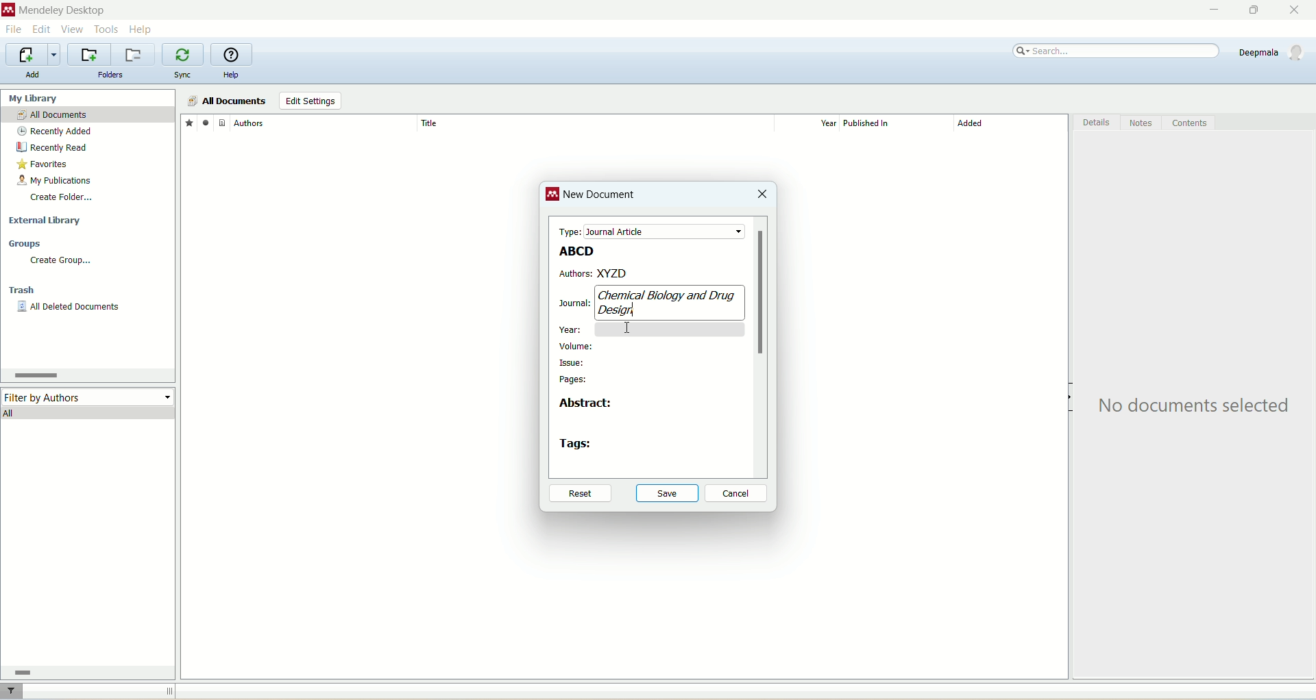 This screenshot has height=700, width=1316. I want to click on groups, so click(26, 245).